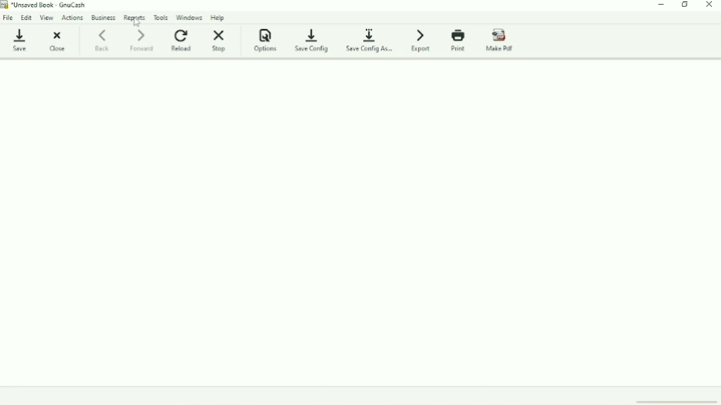 The image size is (721, 405). Describe the element at coordinates (460, 40) in the screenshot. I see `Print` at that location.